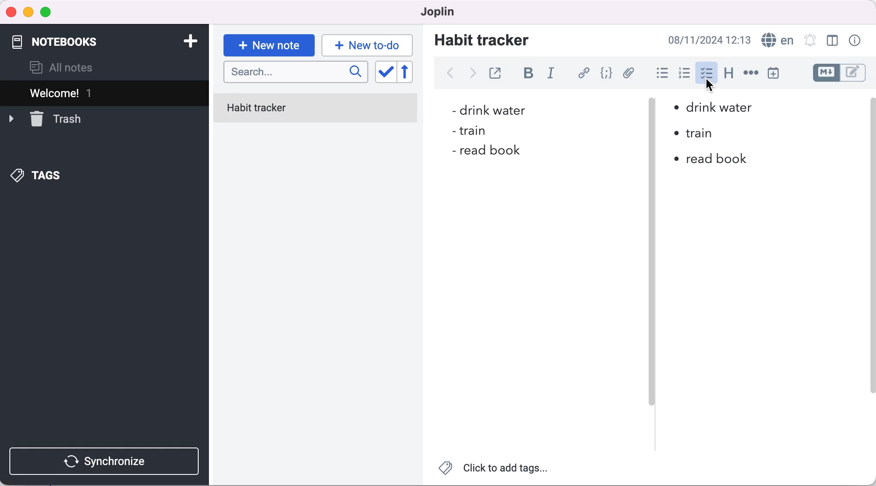  I want to click on new note, so click(268, 45).